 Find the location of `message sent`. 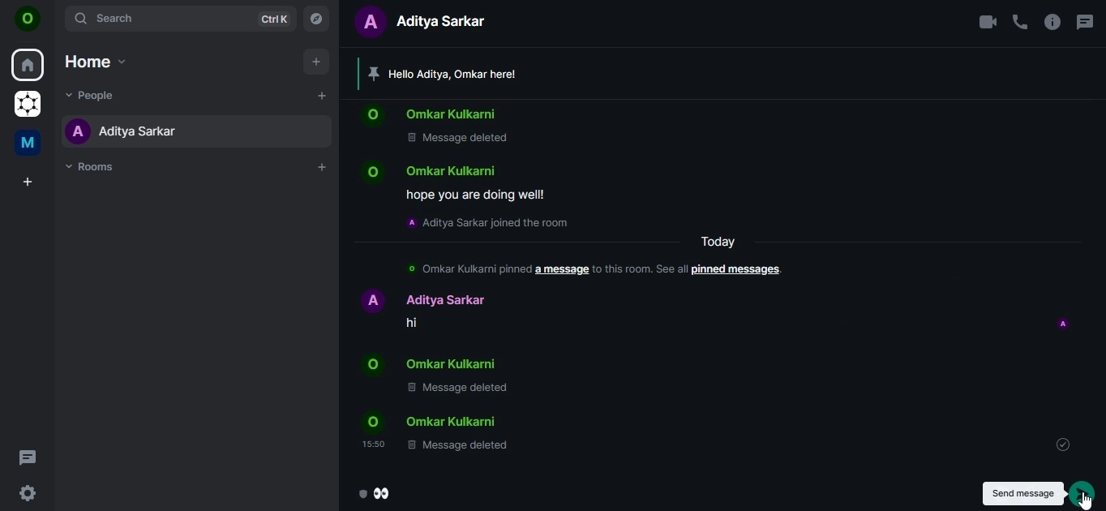

message sent is located at coordinates (1064, 444).